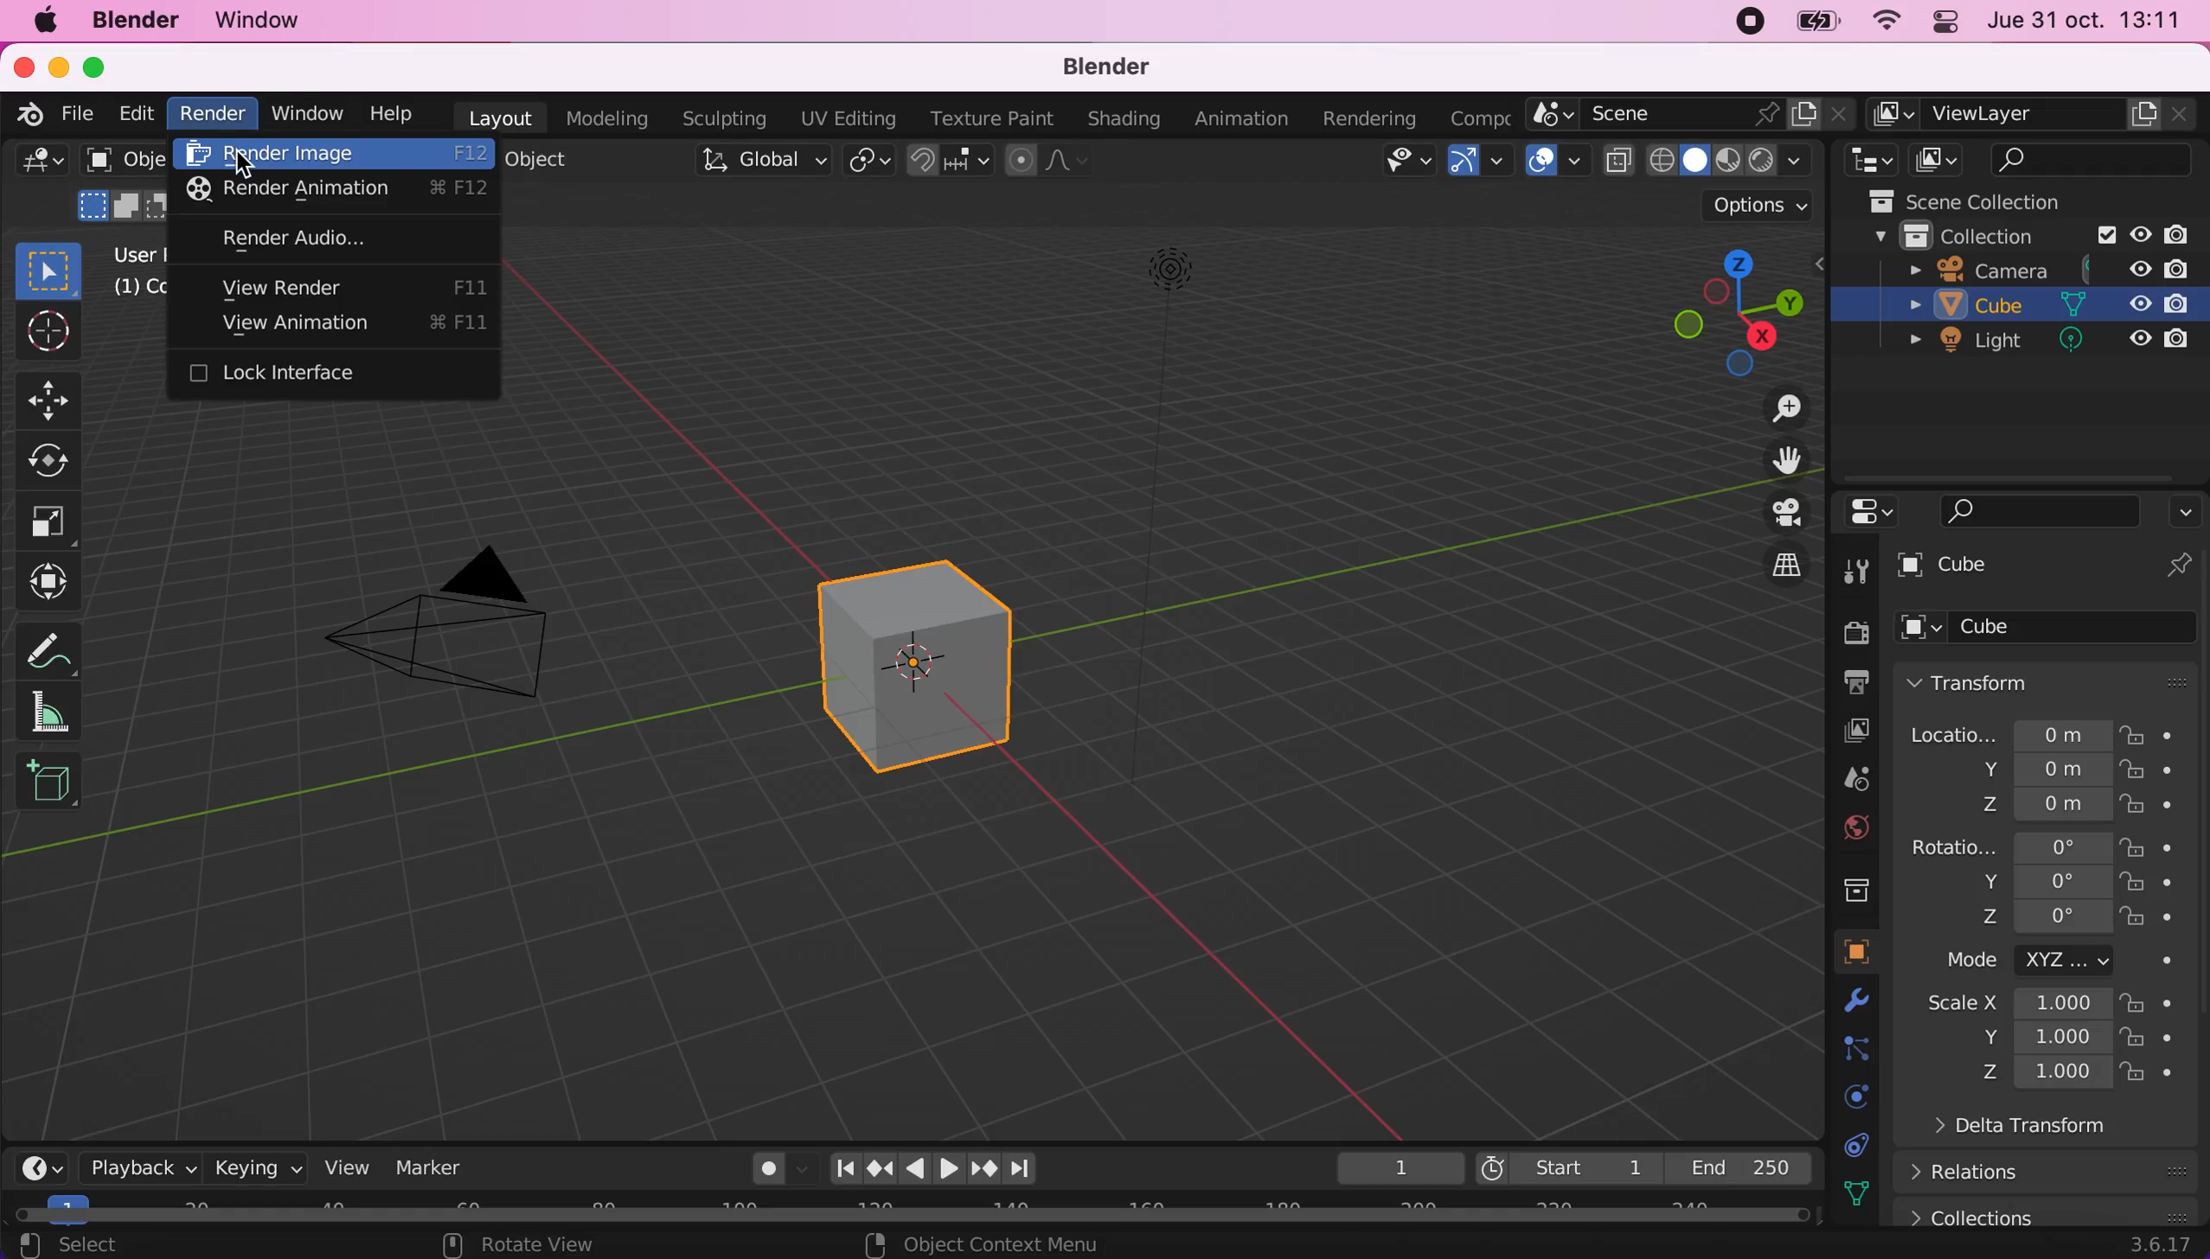  Describe the element at coordinates (1851, 685) in the screenshot. I see `output` at that location.